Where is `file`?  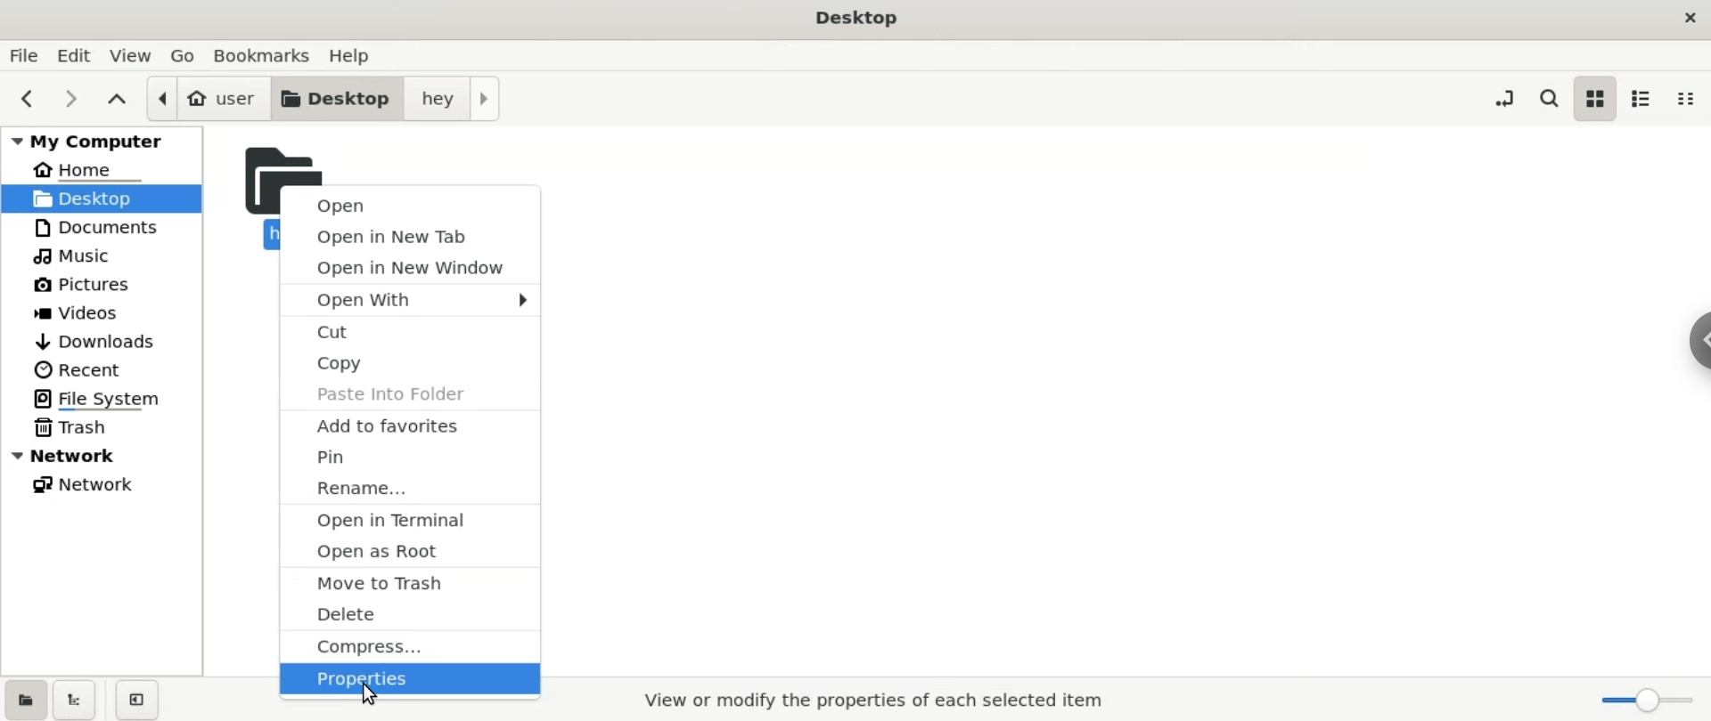 file is located at coordinates (23, 58).